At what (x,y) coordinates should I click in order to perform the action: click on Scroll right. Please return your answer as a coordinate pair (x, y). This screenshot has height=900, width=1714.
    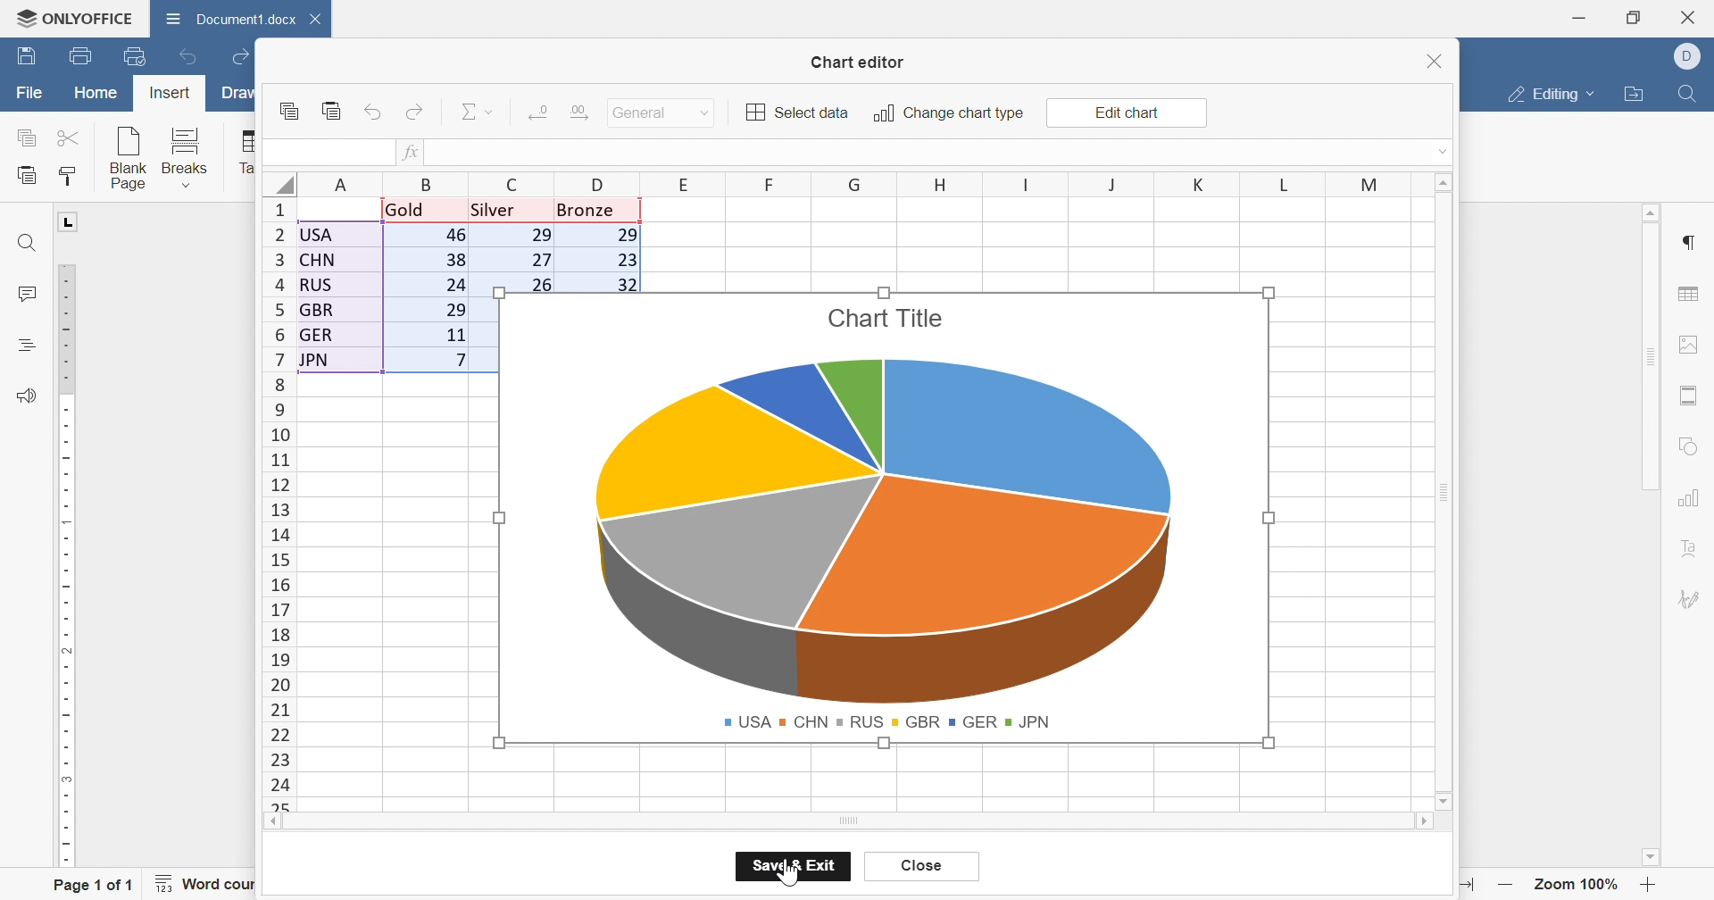
    Looking at the image, I should click on (270, 824).